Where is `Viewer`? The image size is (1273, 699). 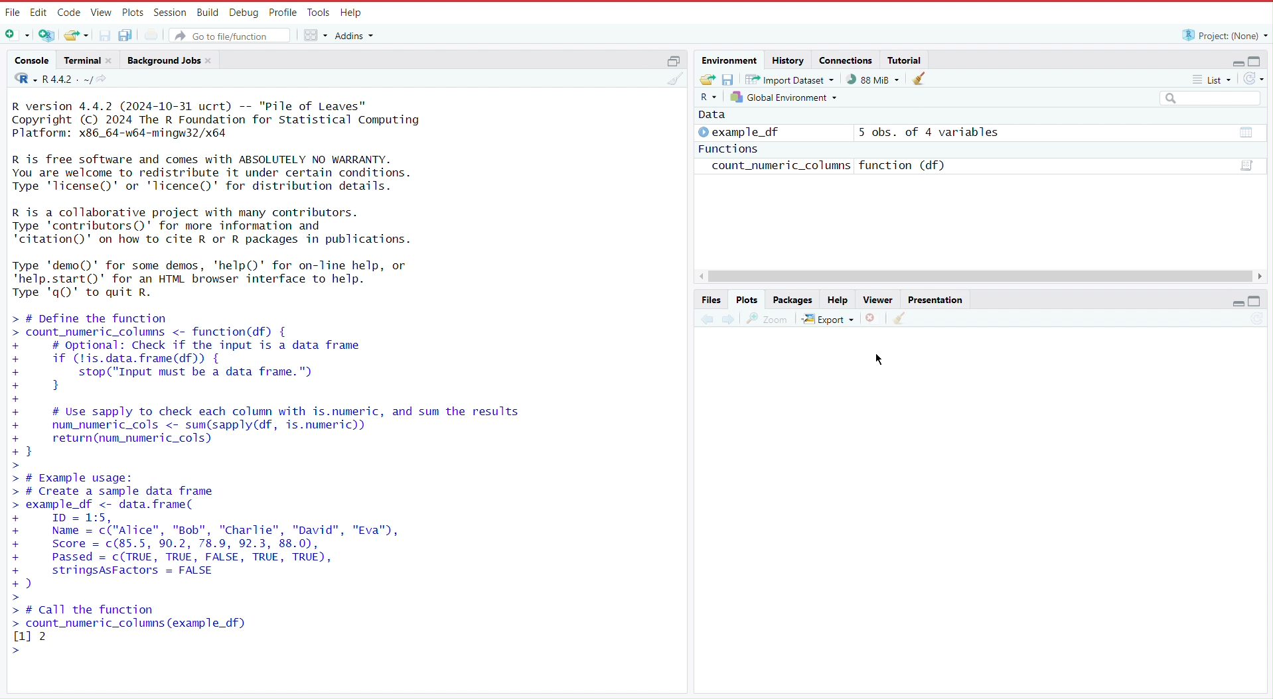
Viewer is located at coordinates (876, 300).